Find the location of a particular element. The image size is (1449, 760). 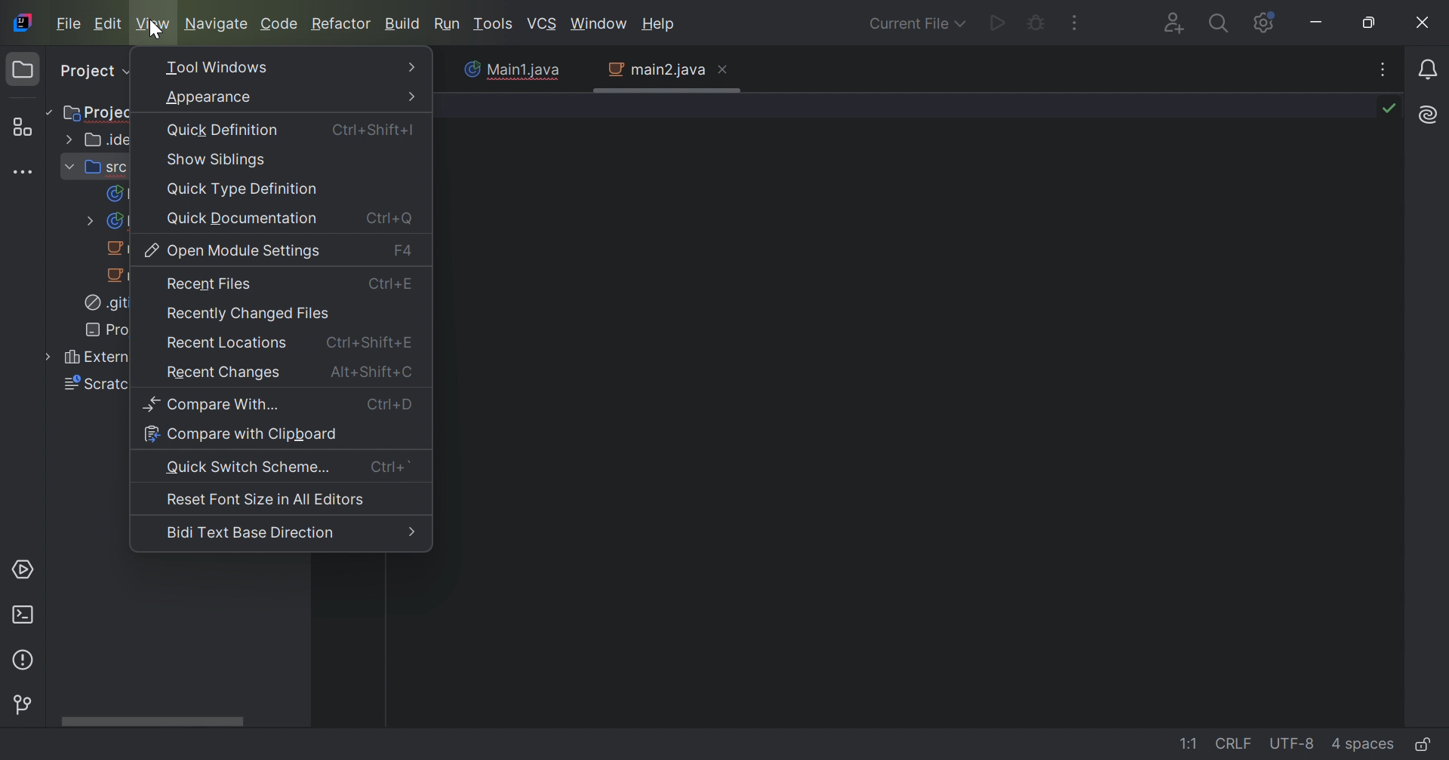

IntelliJ IDEA is located at coordinates (26, 23).